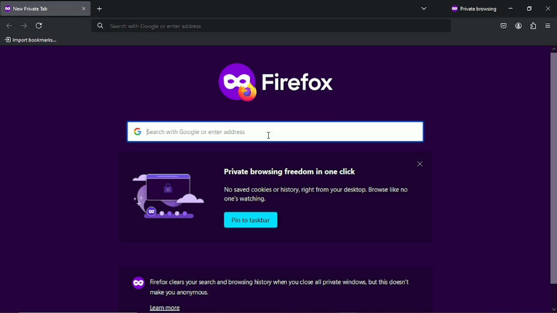  I want to click on minimize, so click(512, 9).